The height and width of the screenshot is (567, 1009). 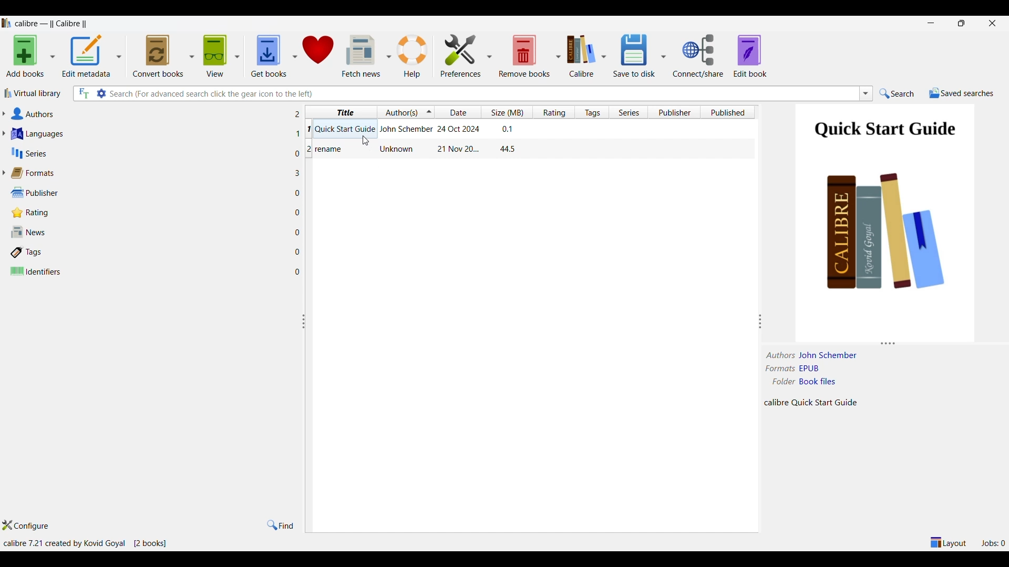 What do you see at coordinates (811, 369) in the screenshot?
I see `EPUB` at bounding box center [811, 369].